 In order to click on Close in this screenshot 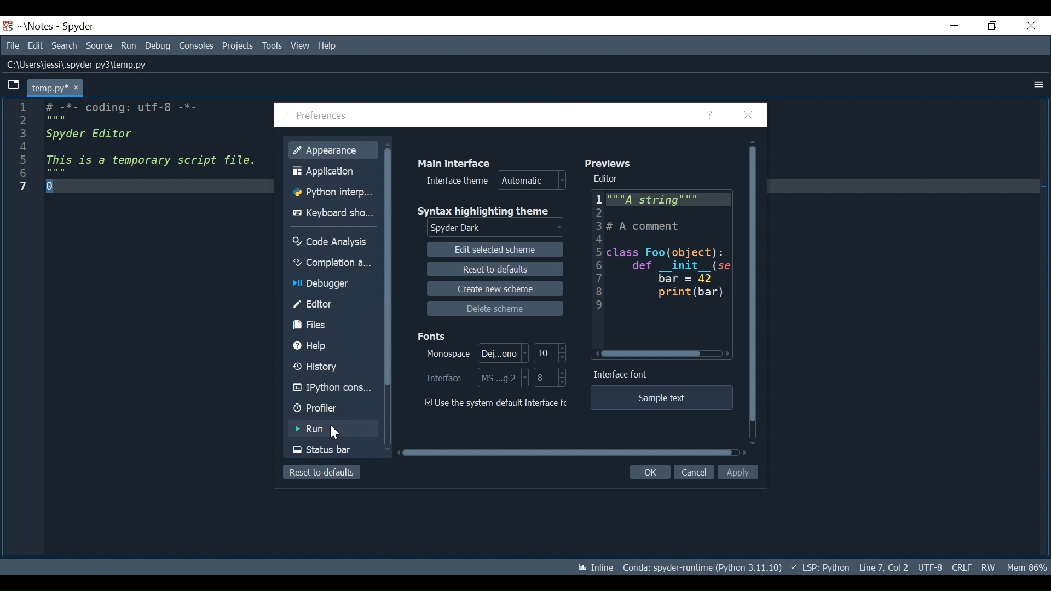, I will do `click(751, 115)`.